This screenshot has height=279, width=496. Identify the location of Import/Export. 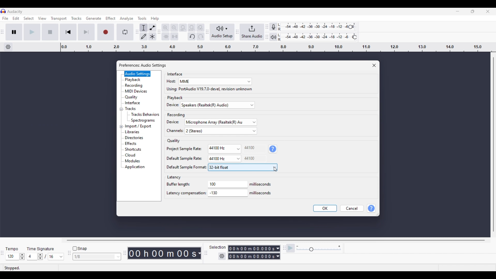
(139, 126).